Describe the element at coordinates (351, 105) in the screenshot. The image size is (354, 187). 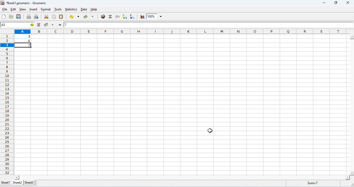
I see `space for vertical column` at that location.